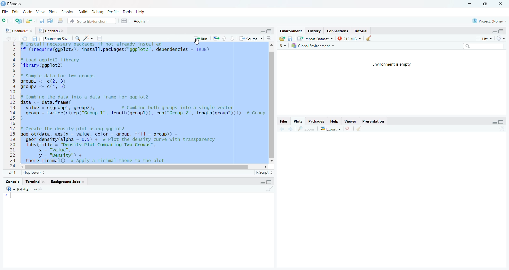 This screenshot has width=509, height=270. What do you see at coordinates (27, 12) in the screenshot?
I see `code` at bounding box center [27, 12].